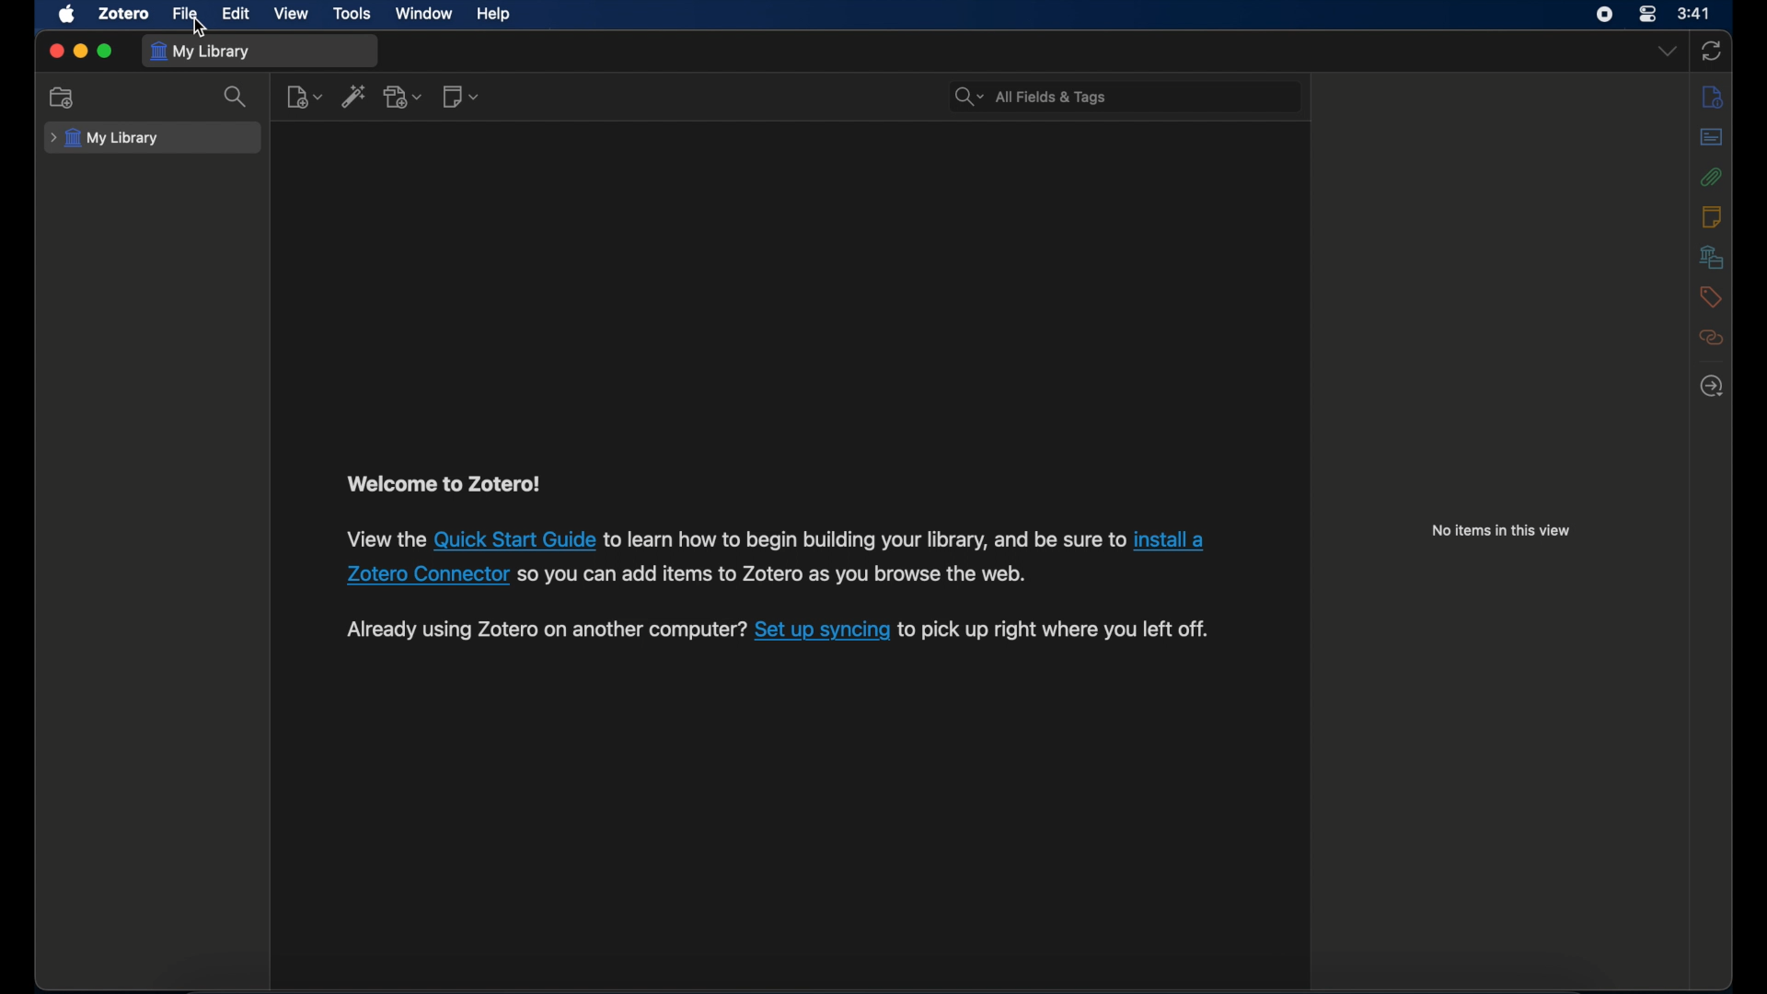 This screenshot has width=1767, height=994. Describe the element at coordinates (1169, 539) in the screenshot. I see `link` at that location.